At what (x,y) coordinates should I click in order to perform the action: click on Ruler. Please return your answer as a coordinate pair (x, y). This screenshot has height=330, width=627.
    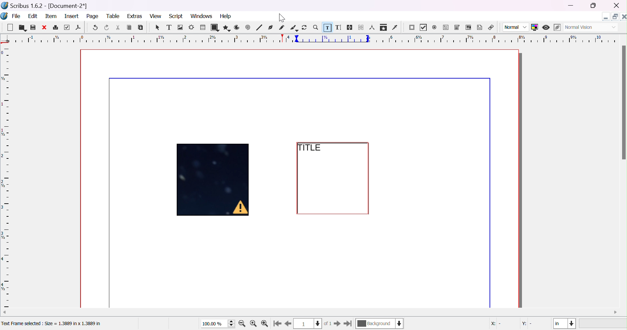
    Looking at the image, I should click on (315, 39).